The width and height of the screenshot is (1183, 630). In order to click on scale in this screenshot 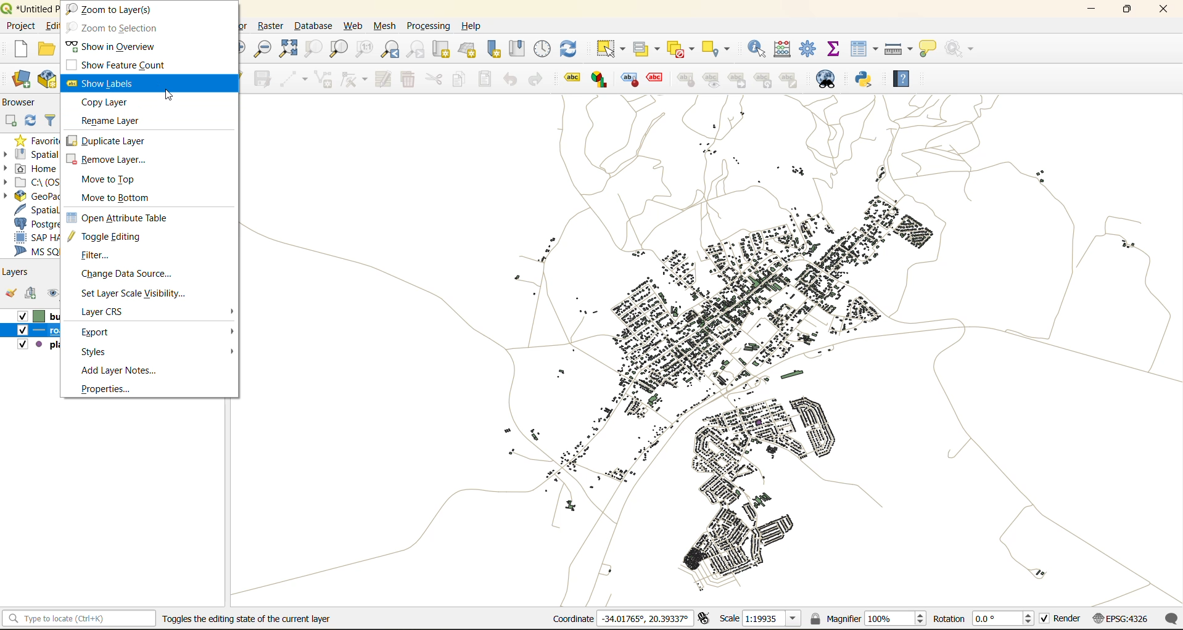, I will do `click(763, 619)`.